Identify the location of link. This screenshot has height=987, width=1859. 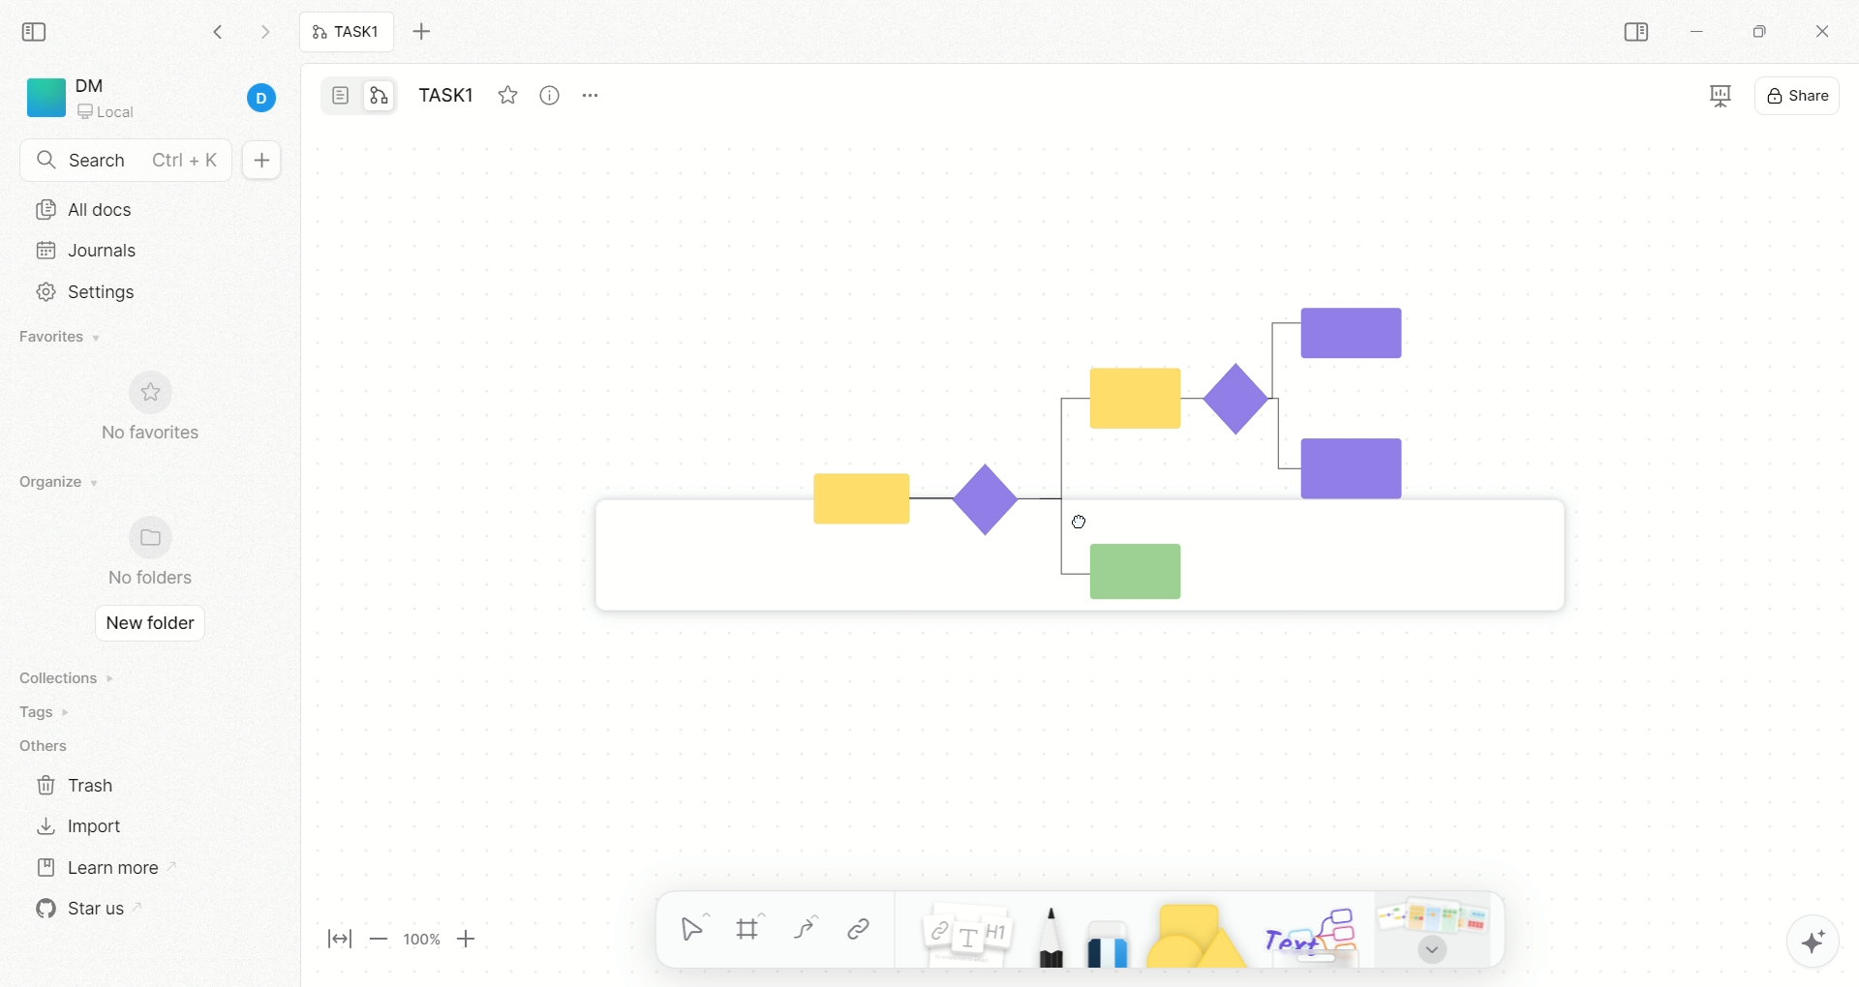
(859, 929).